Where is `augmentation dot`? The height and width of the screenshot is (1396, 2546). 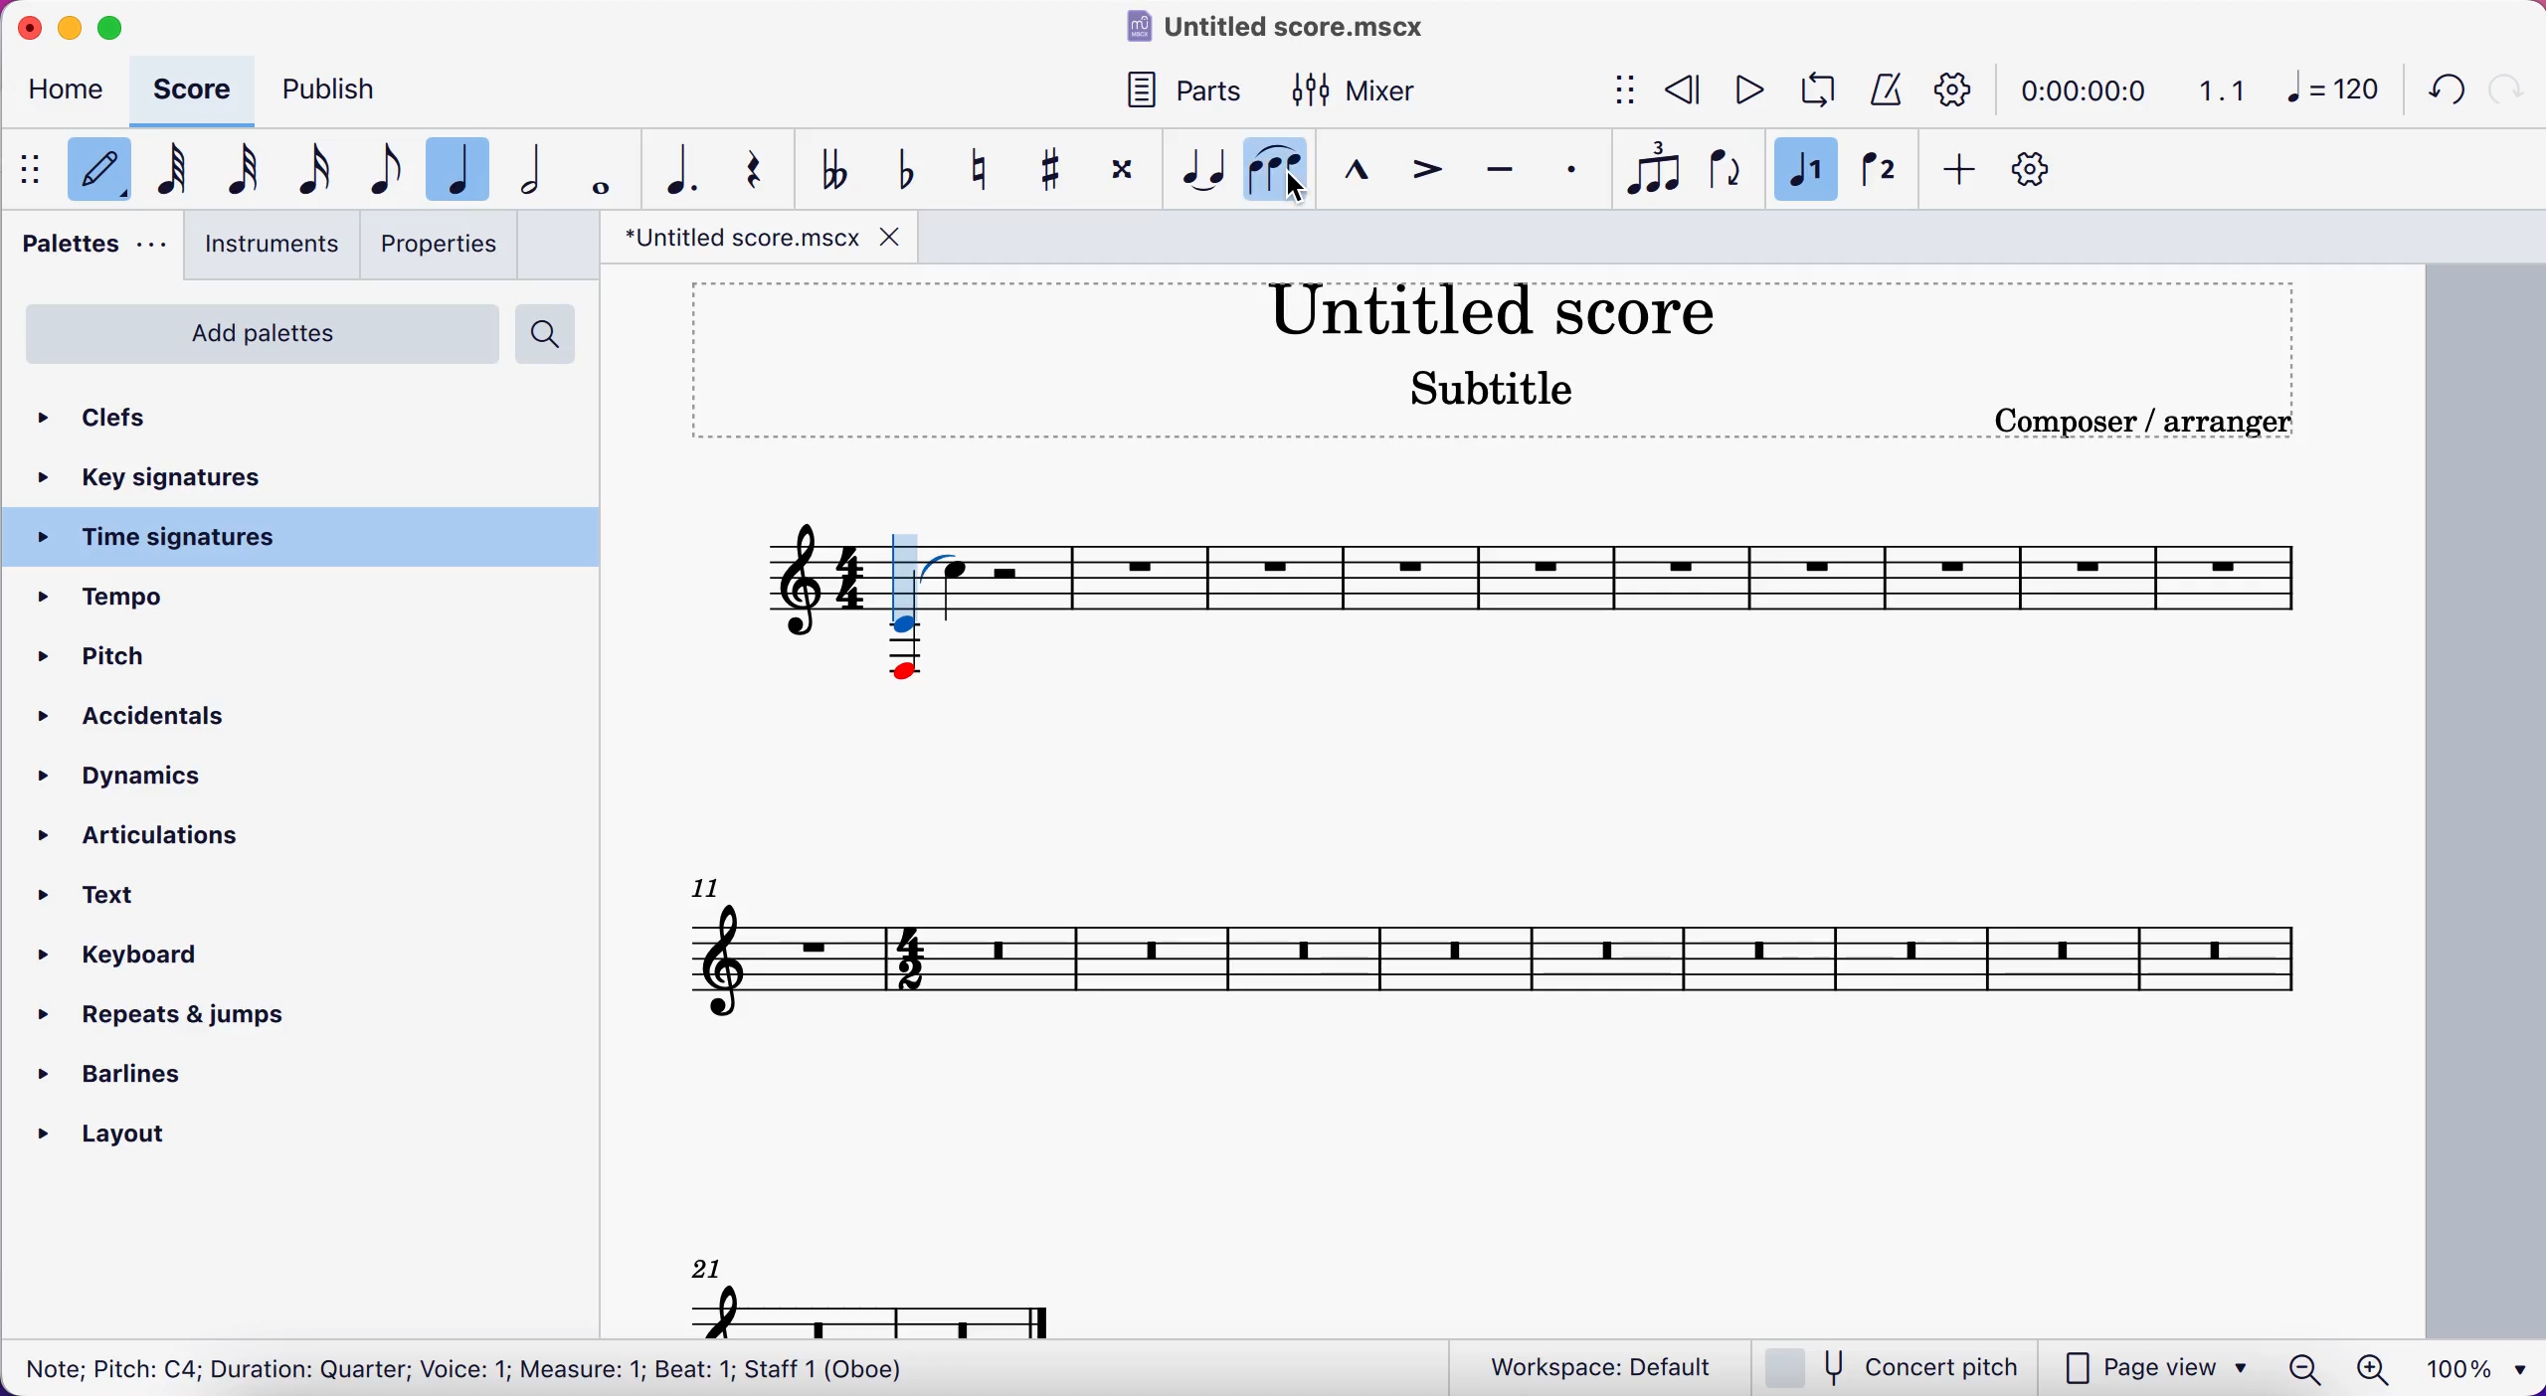
augmentation dot is located at coordinates (690, 169).